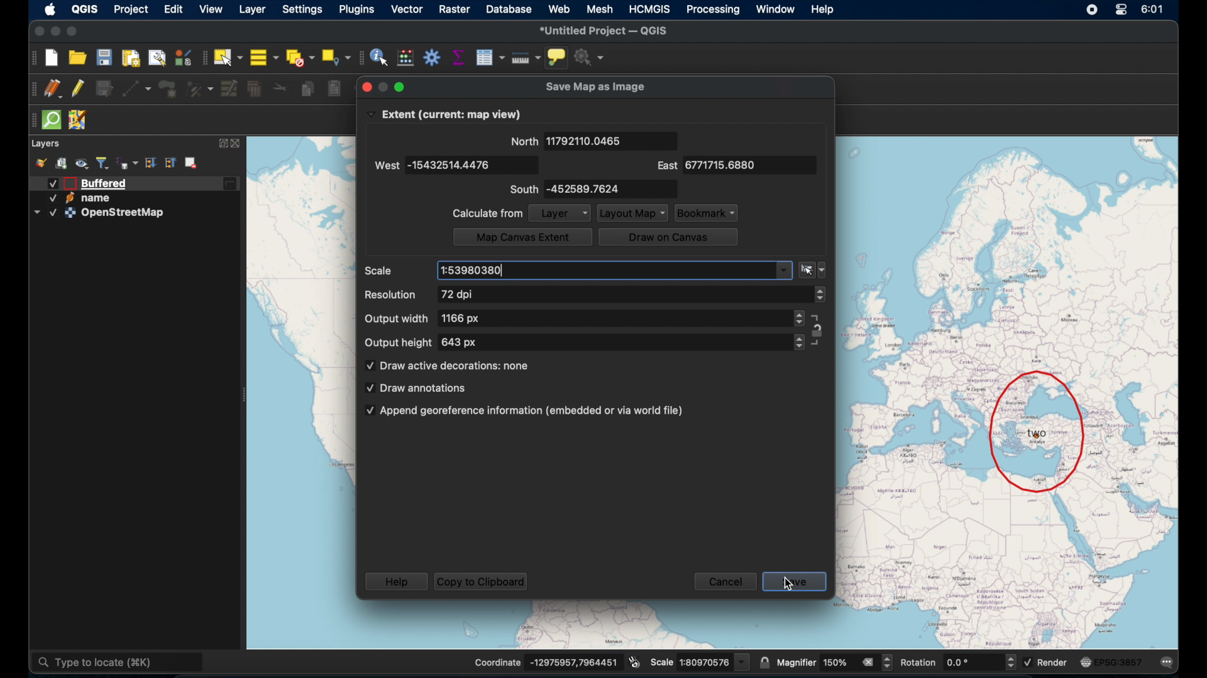  What do you see at coordinates (820, 329) in the screenshot?
I see `aspect ratio lock` at bounding box center [820, 329].